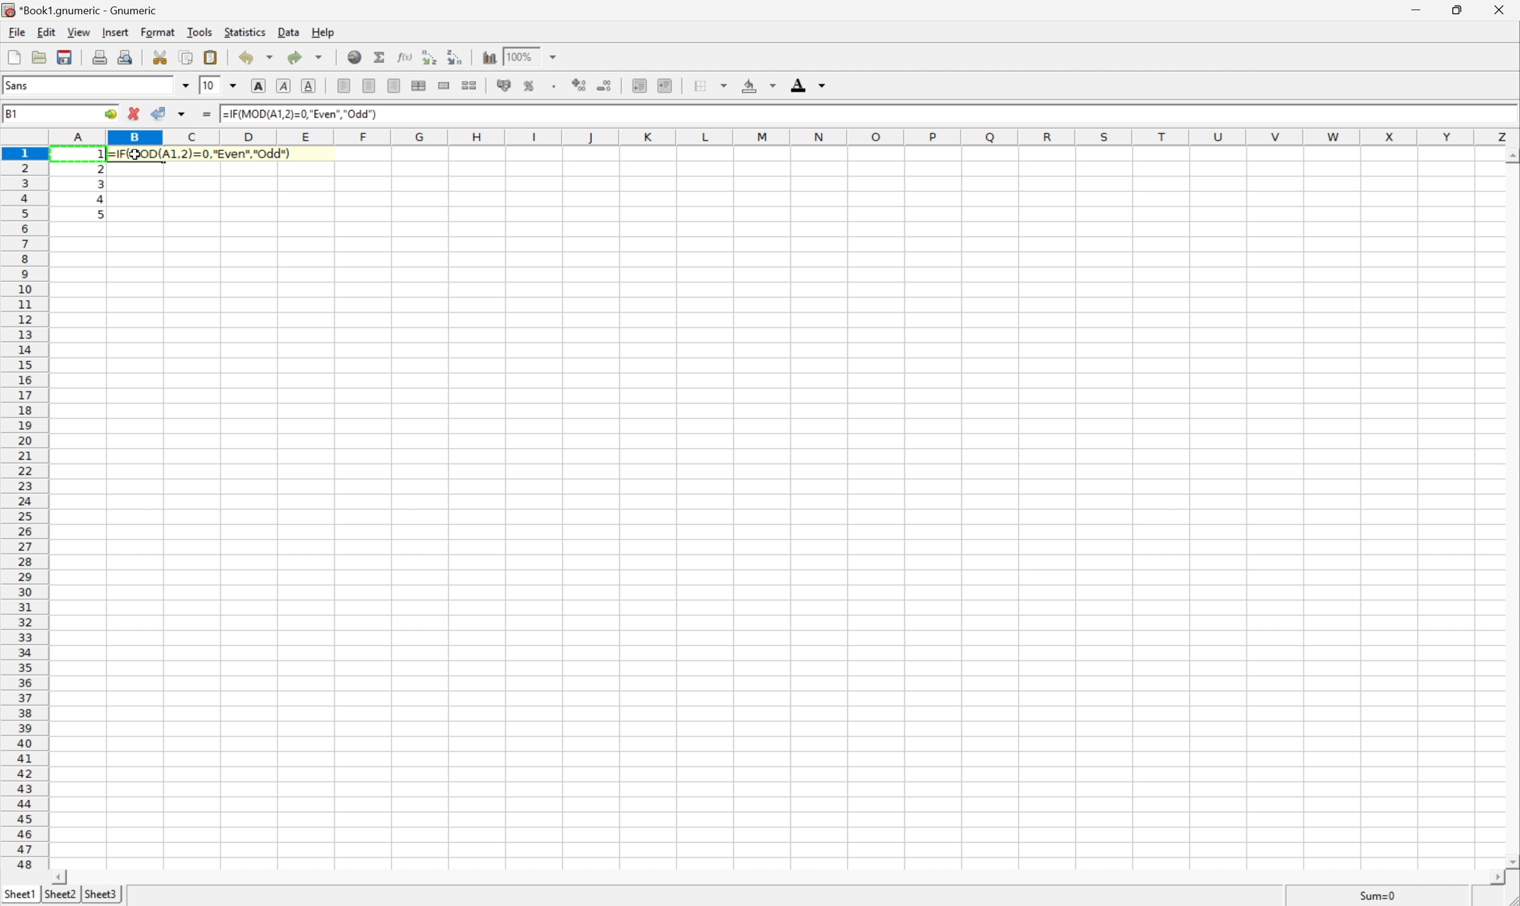 The image size is (1520, 906). What do you see at coordinates (117, 32) in the screenshot?
I see `Insert` at bounding box center [117, 32].